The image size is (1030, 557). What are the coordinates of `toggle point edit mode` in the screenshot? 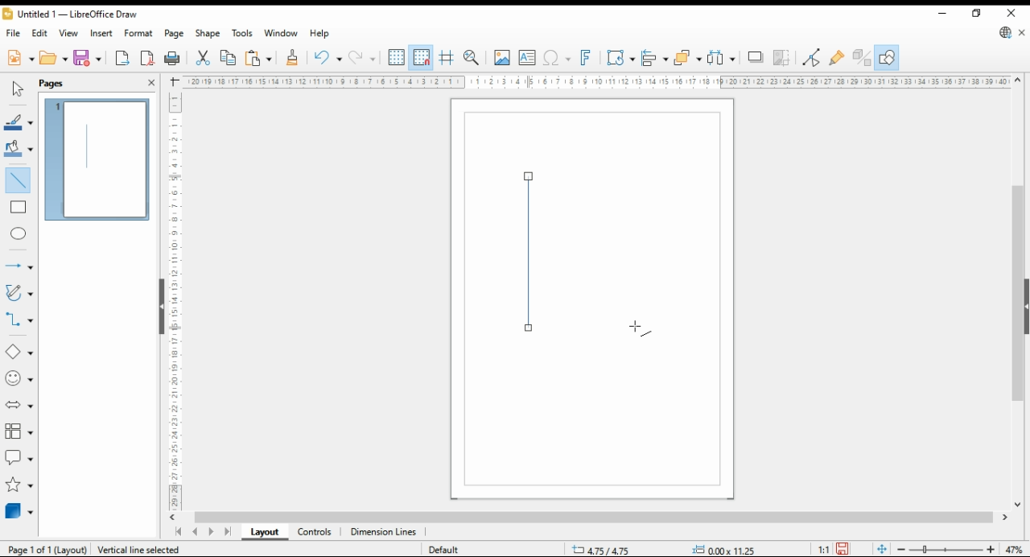 It's located at (813, 57).